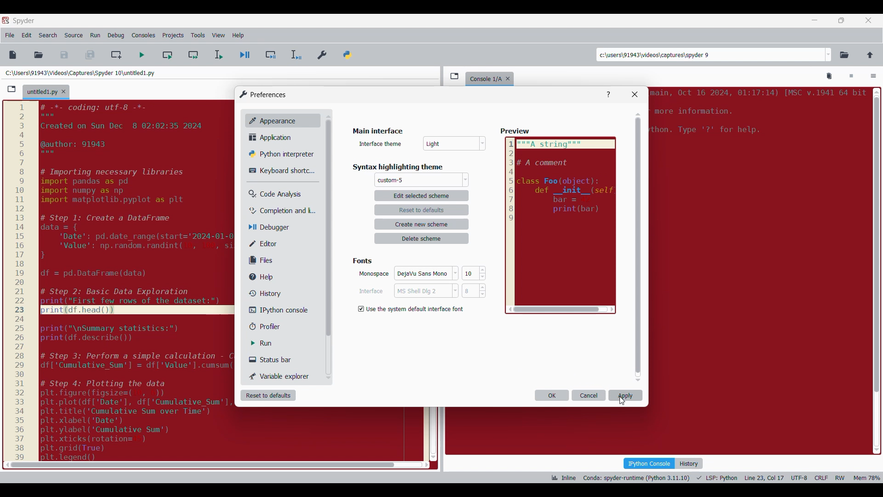 This screenshot has width=883, height=497. Describe the element at coordinates (423, 224) in the screenshot. I see `create new scheme` at that location.